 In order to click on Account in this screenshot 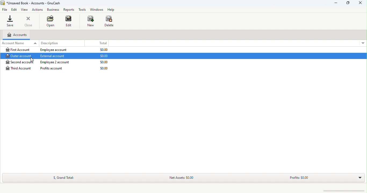, I will do `click(16, 35)`.